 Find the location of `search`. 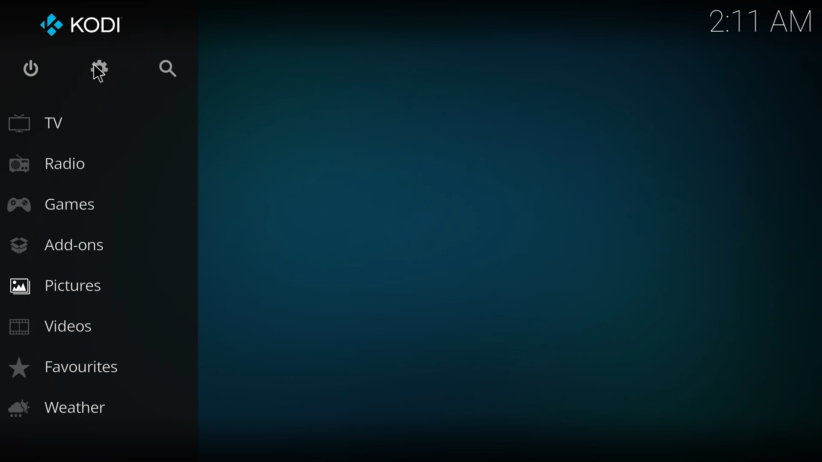

search is located at coordinates (167, 67).